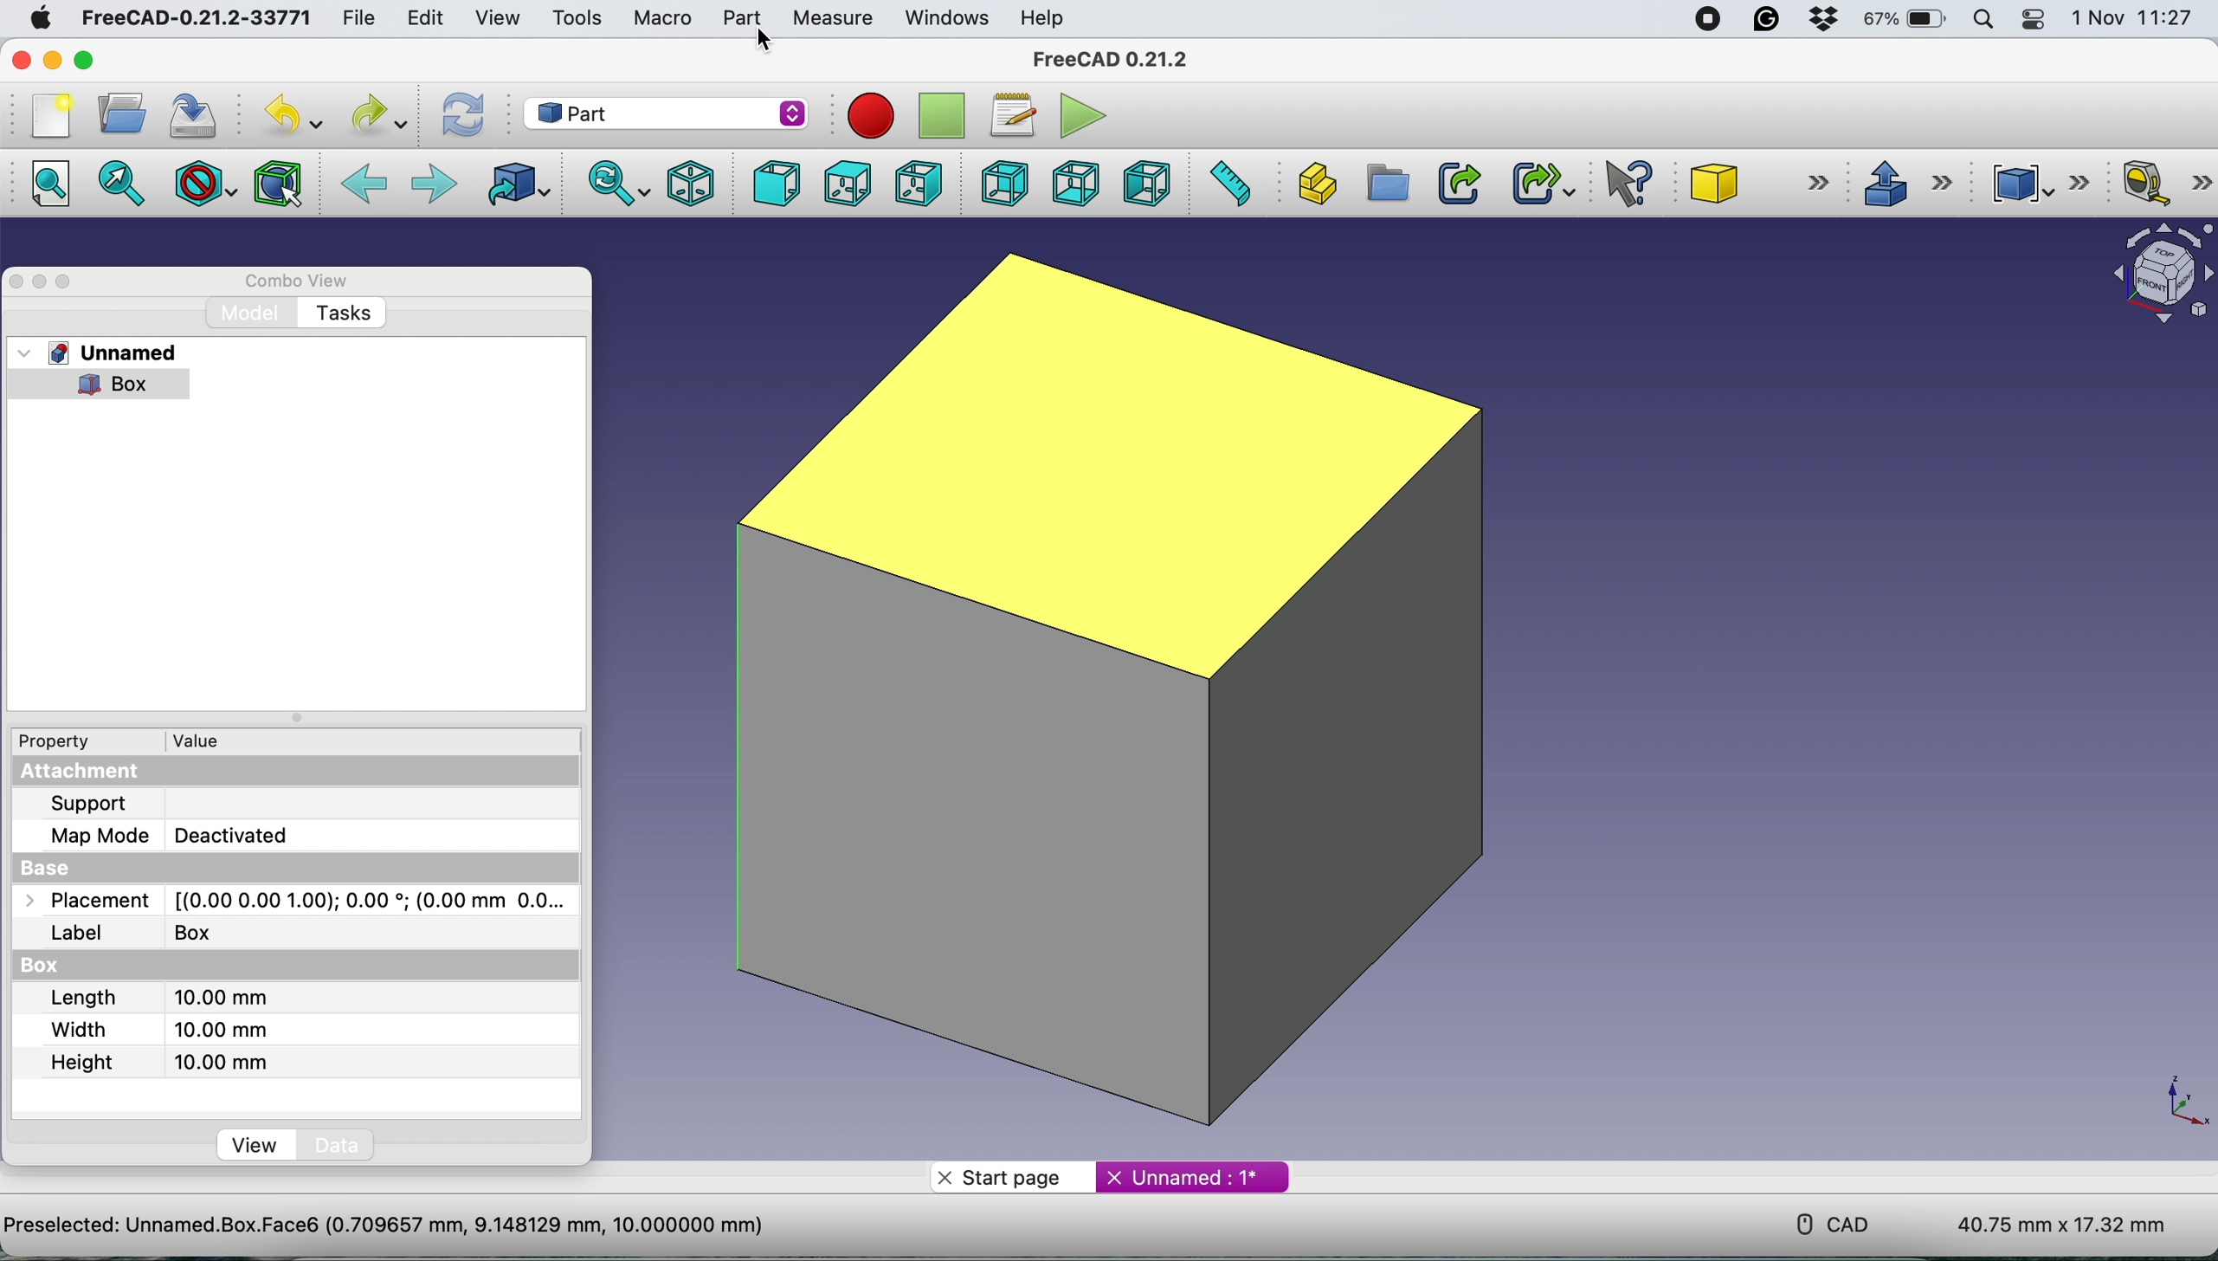 The image size is (2218, 1261). What do you see at coordinates (253, 1145) in the screenshot?
I see `view` at bounding box center [253, 1145].